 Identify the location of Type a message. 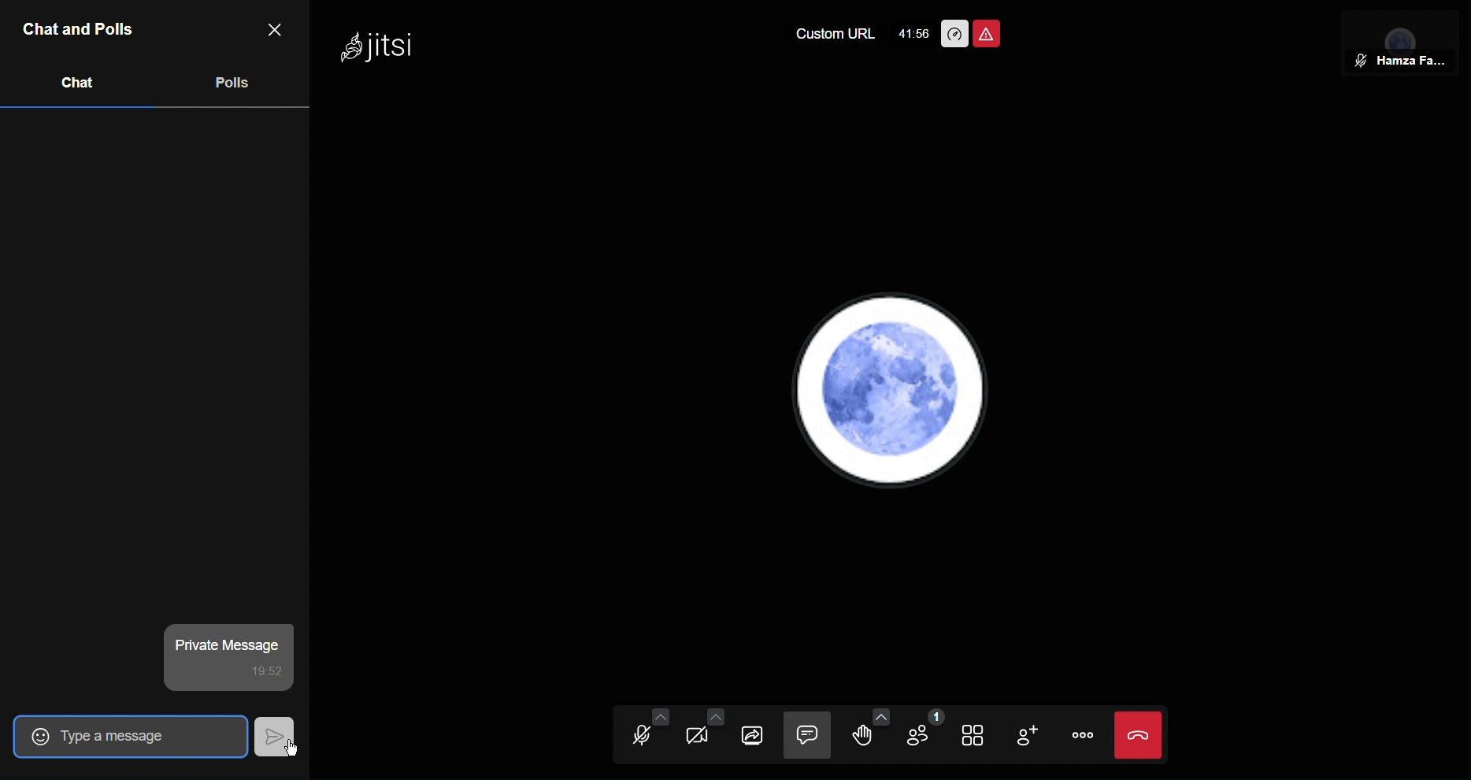
(133, 736).